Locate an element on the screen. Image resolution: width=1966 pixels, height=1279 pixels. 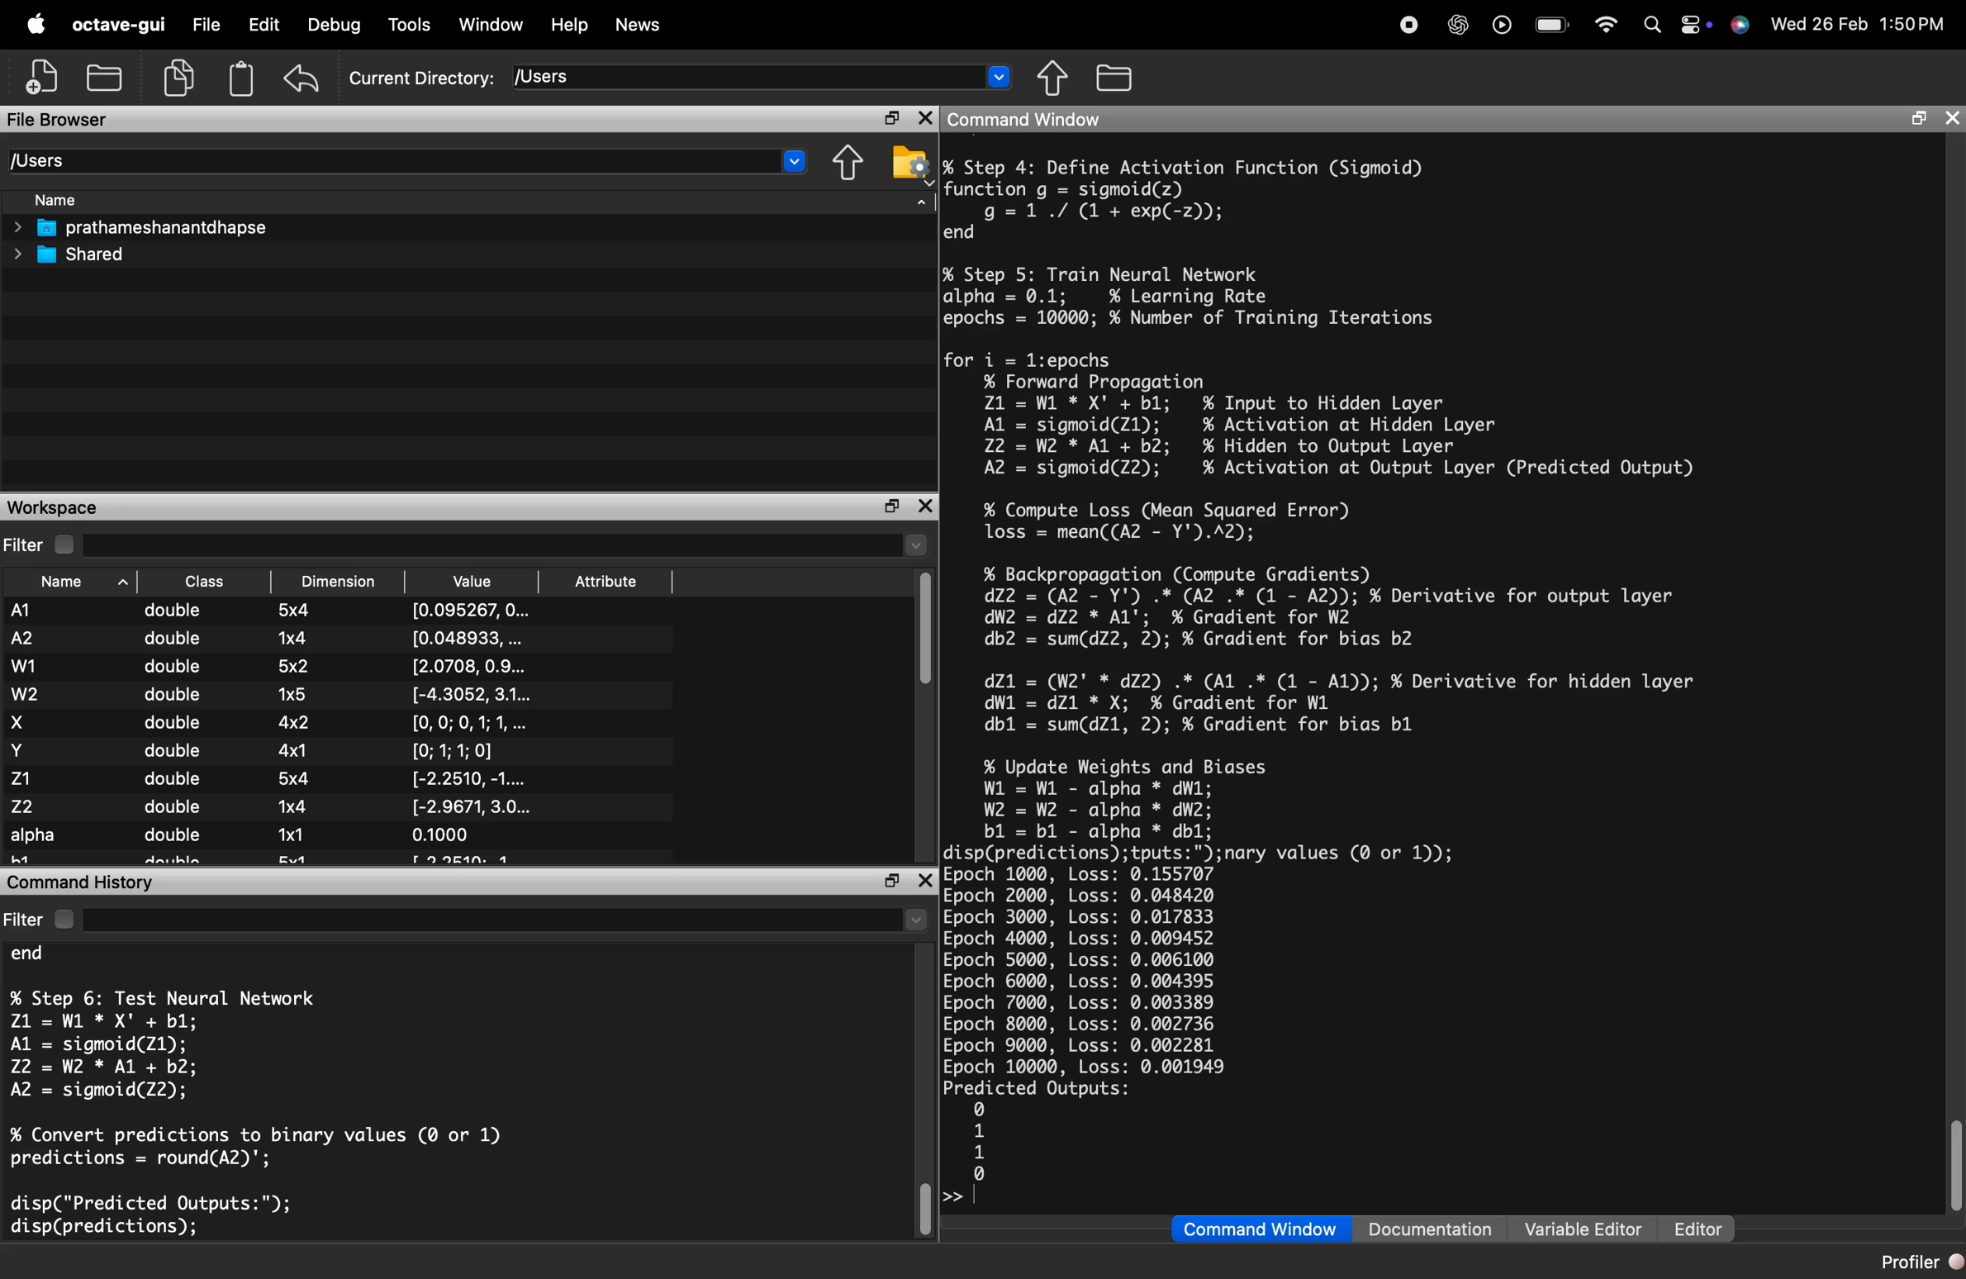
Chat Gpt is located at coordinates (1454, 26).